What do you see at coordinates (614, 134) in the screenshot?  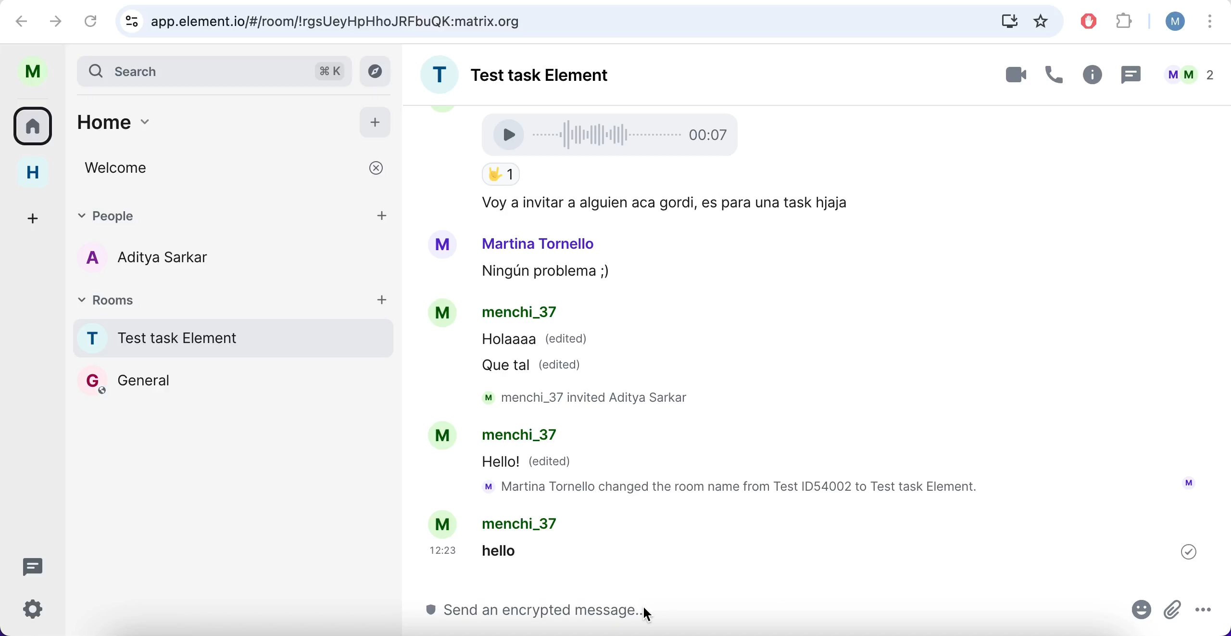 I see `Voice Recording 00:07` at bounding box center [614, 134].